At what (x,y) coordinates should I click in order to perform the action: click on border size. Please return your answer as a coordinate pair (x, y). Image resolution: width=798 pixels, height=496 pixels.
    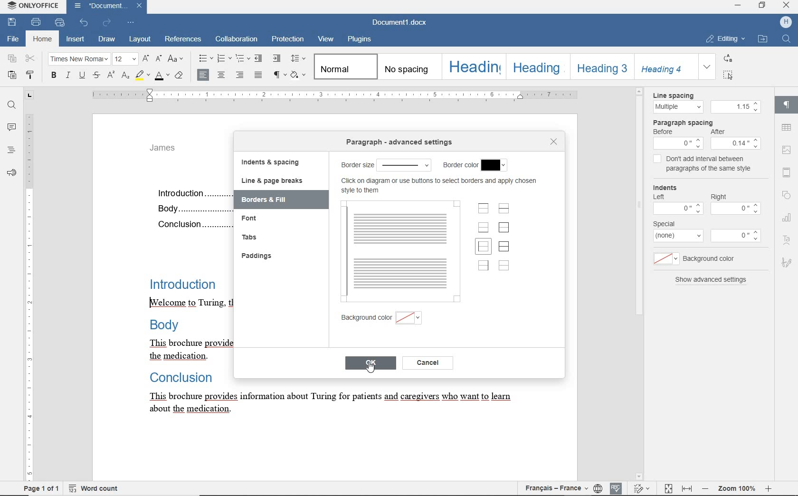
    Looking at the image, I should click on (355, 165).